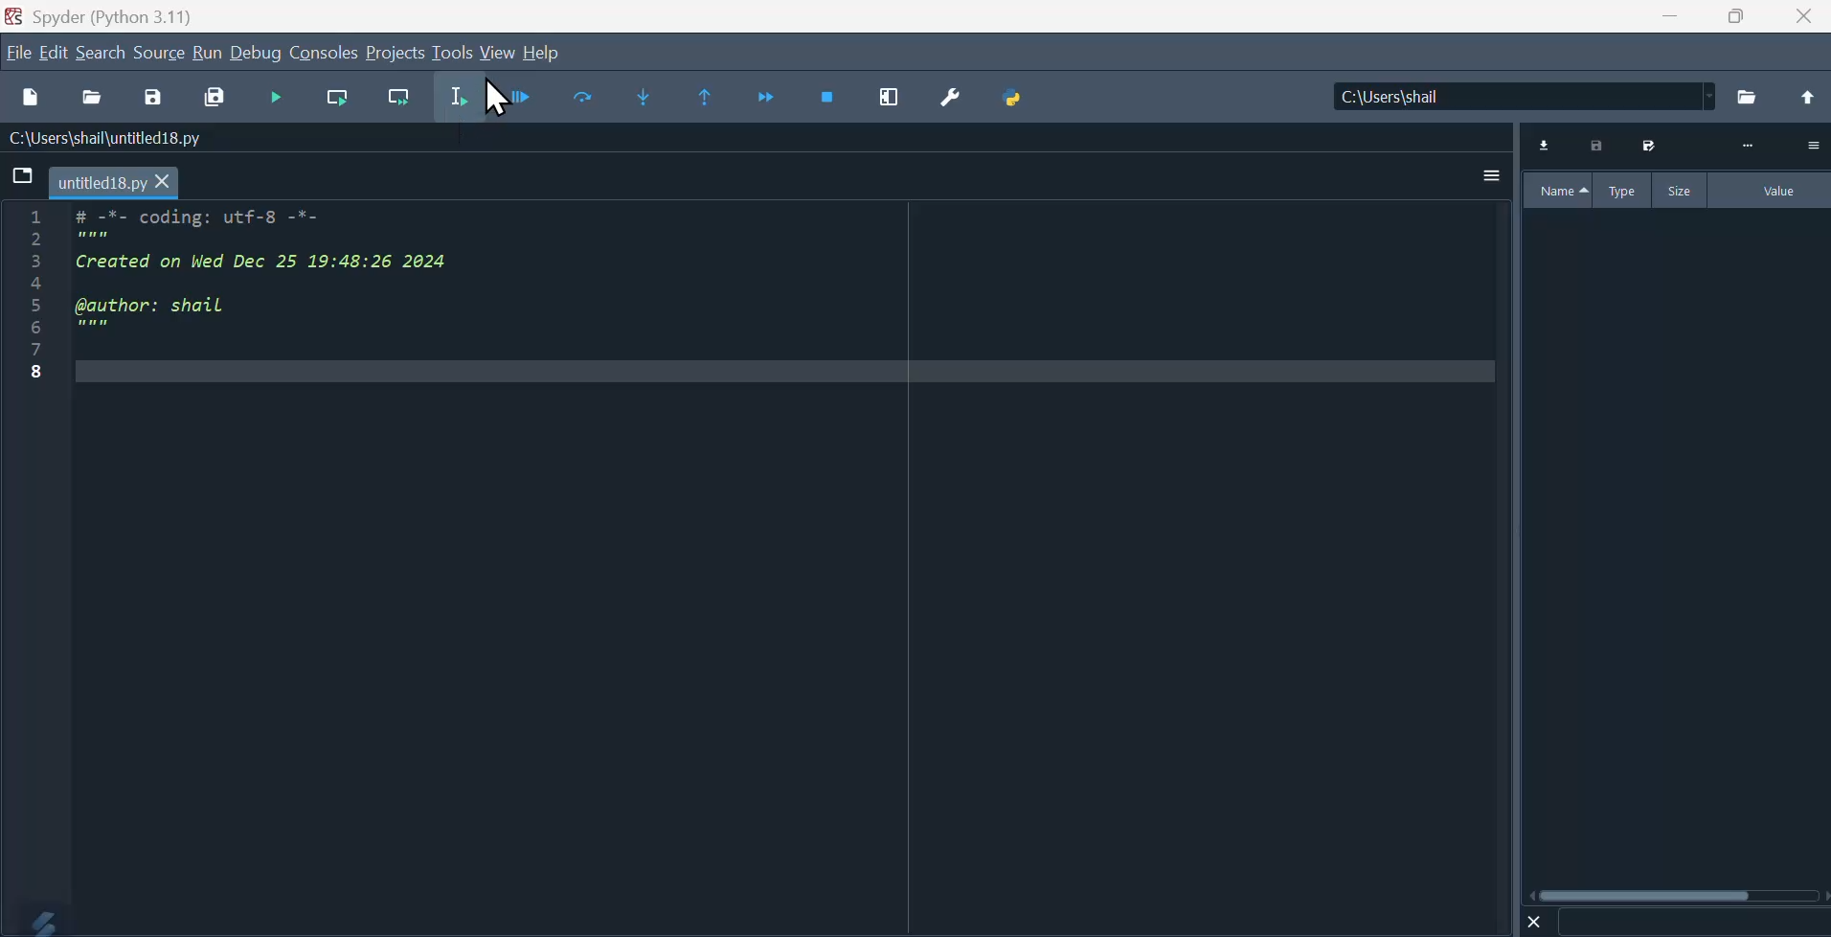 The height and width of the screenshot is (937, 1831). Describe the element at coordinates (768, 100) in the screenshot. I see `Continue execution until next function` at that location.